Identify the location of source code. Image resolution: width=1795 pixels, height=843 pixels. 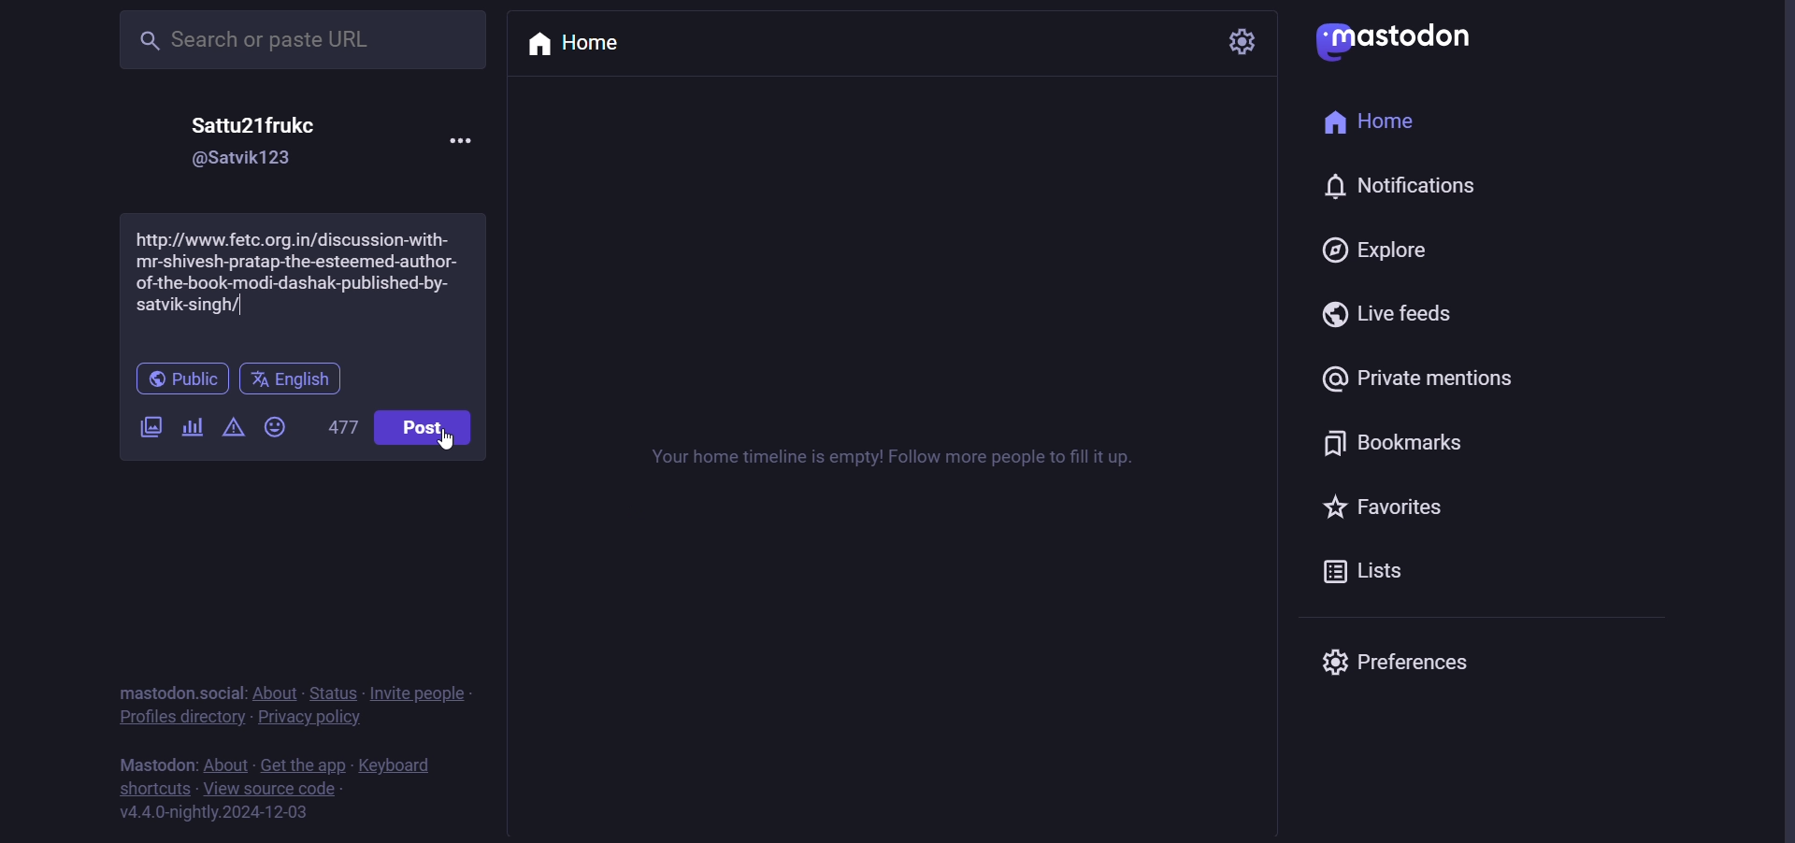
(268, 790).